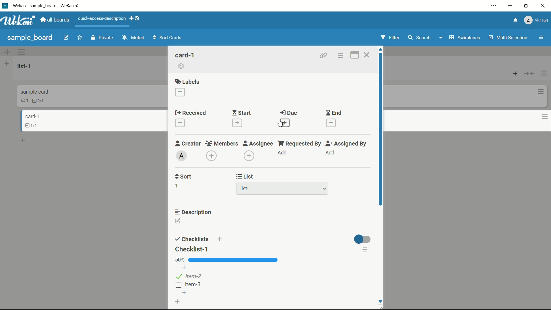  What do you see at coordinates (508, 38) in the screenshot?
I see `multi-selection` at bounding box center [508, 38].